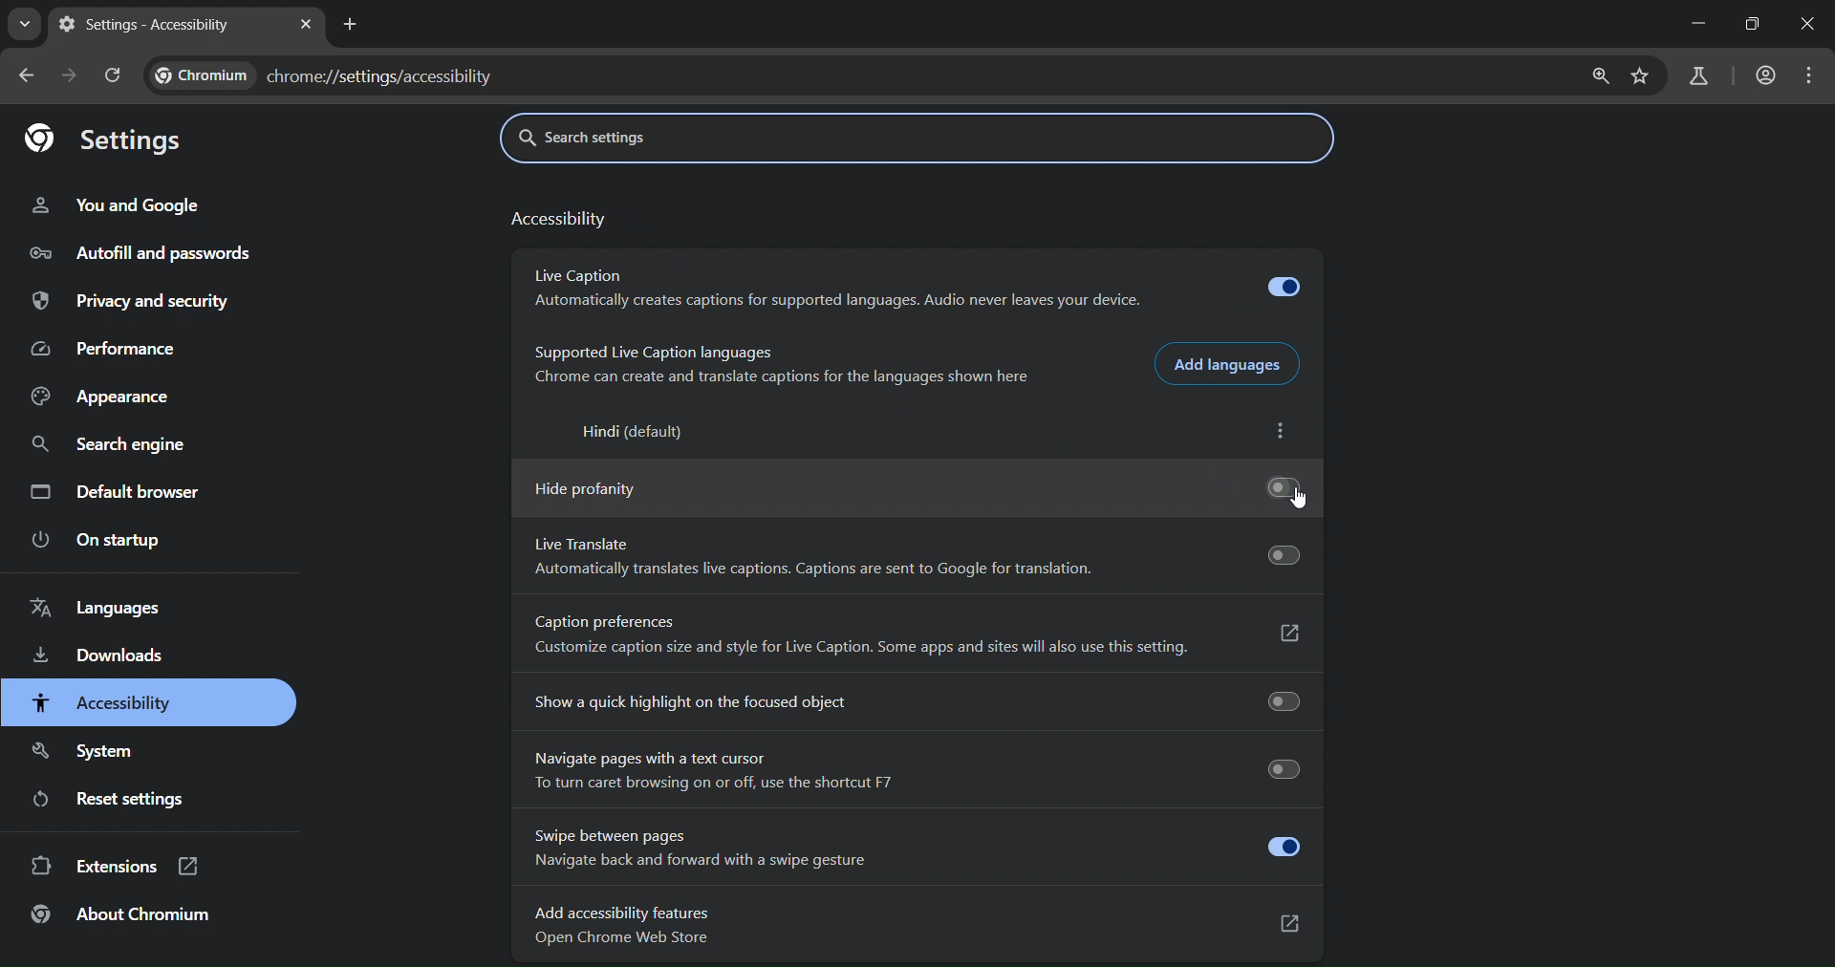 The image size is (1835, 967). What do you see at coordinates (111, 350) in the screenshot?
I see `performance` at bounding box center [111, 350].